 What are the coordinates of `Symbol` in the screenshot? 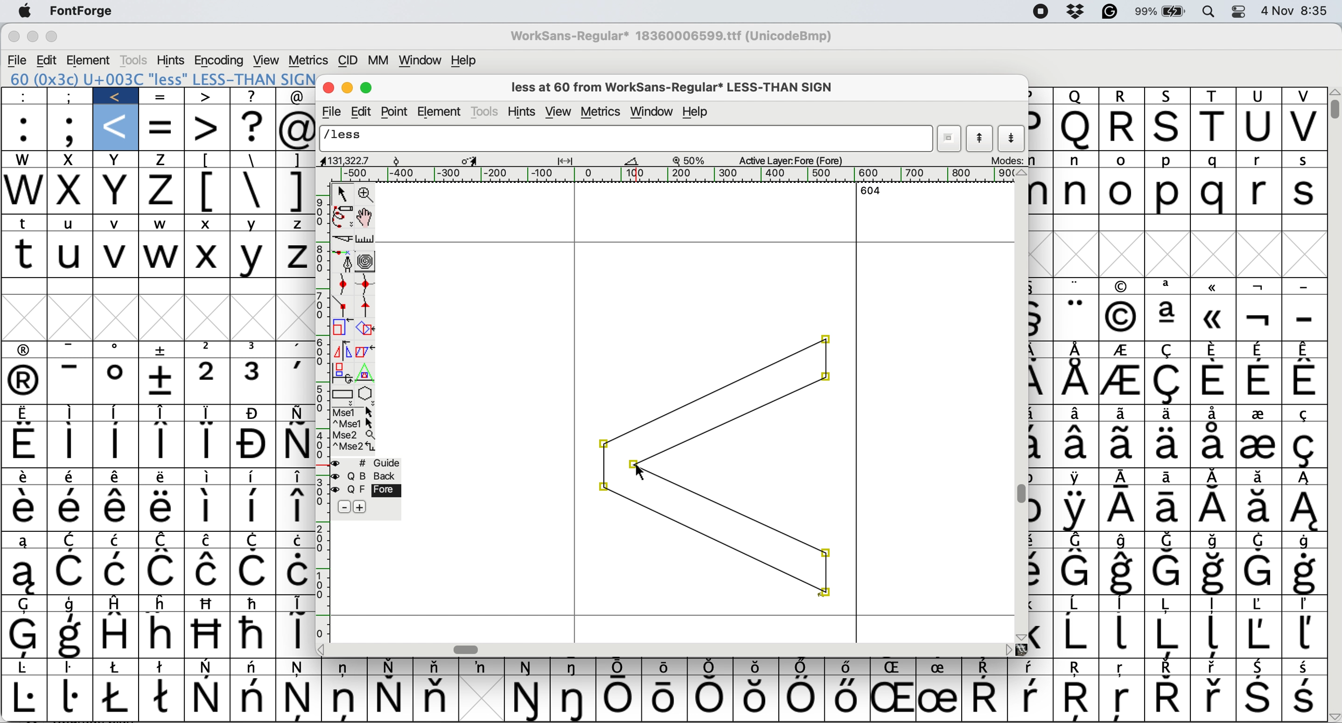 It's located at (117, 509).